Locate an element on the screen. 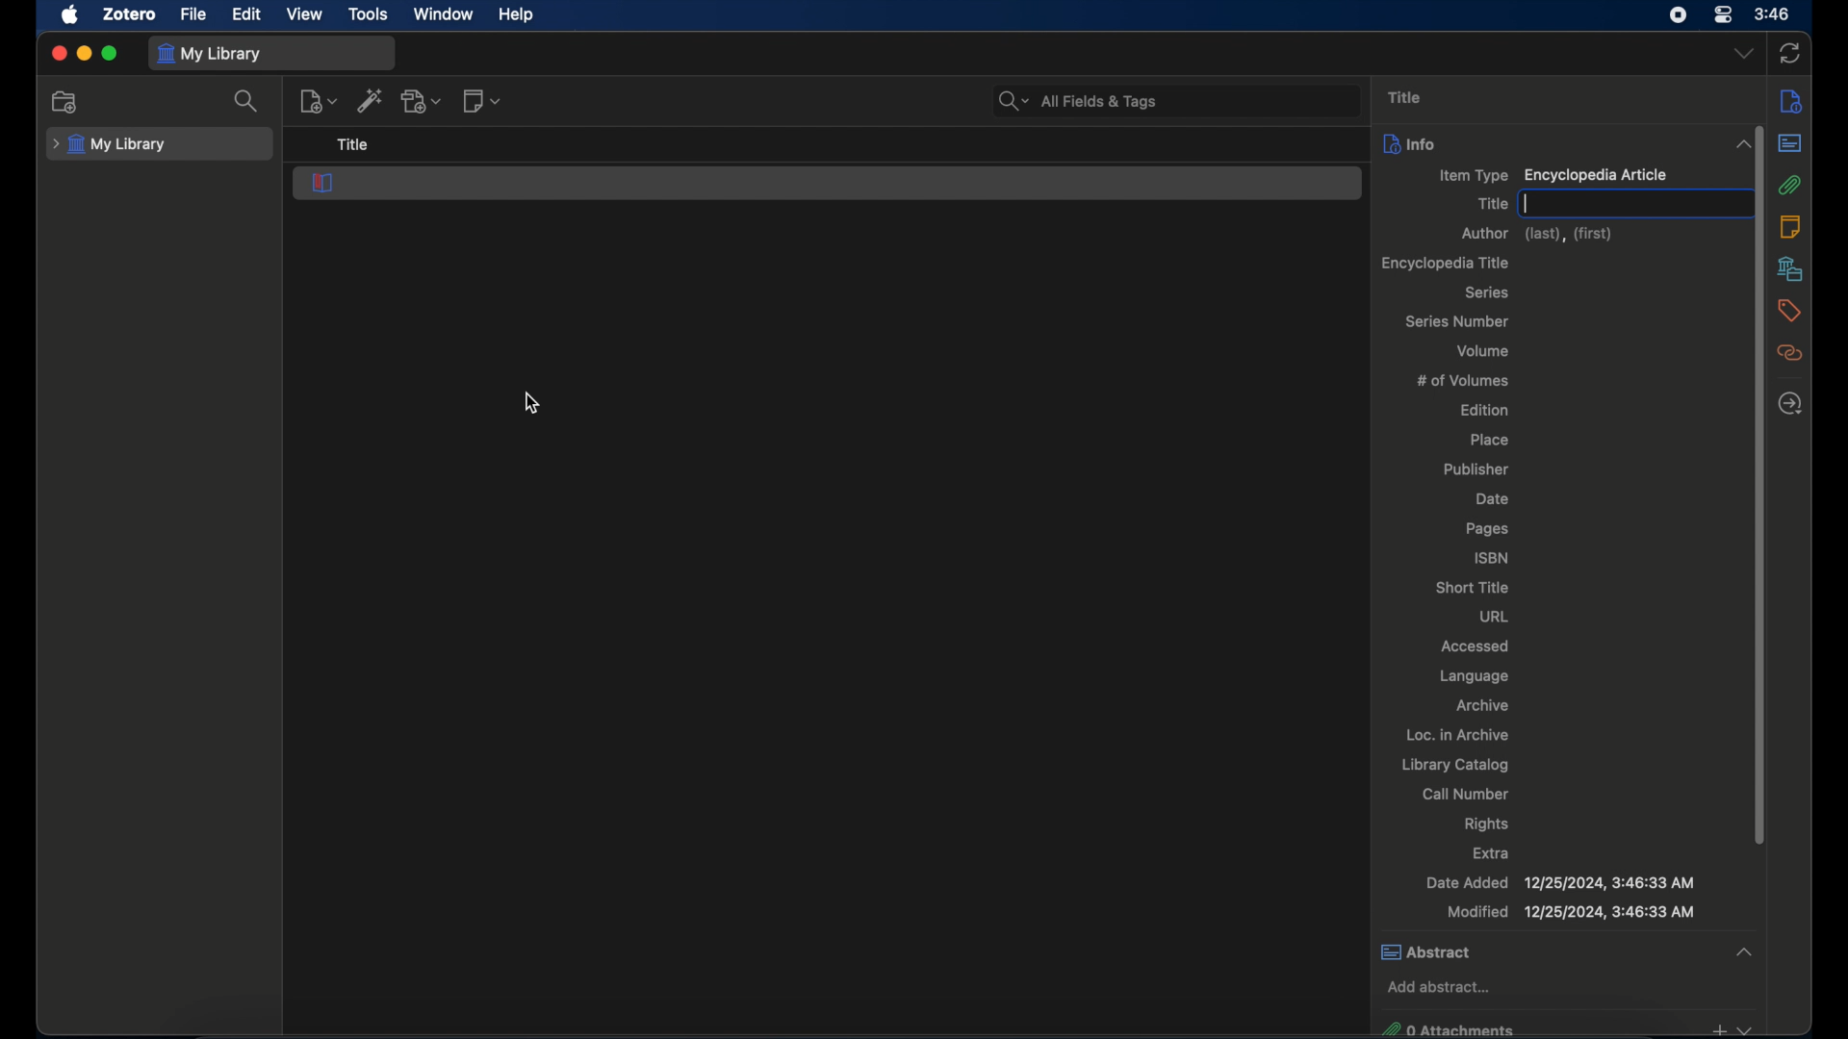 This screenshot has width=1848, height=1039. notes is located at coordinates (1790, 225).